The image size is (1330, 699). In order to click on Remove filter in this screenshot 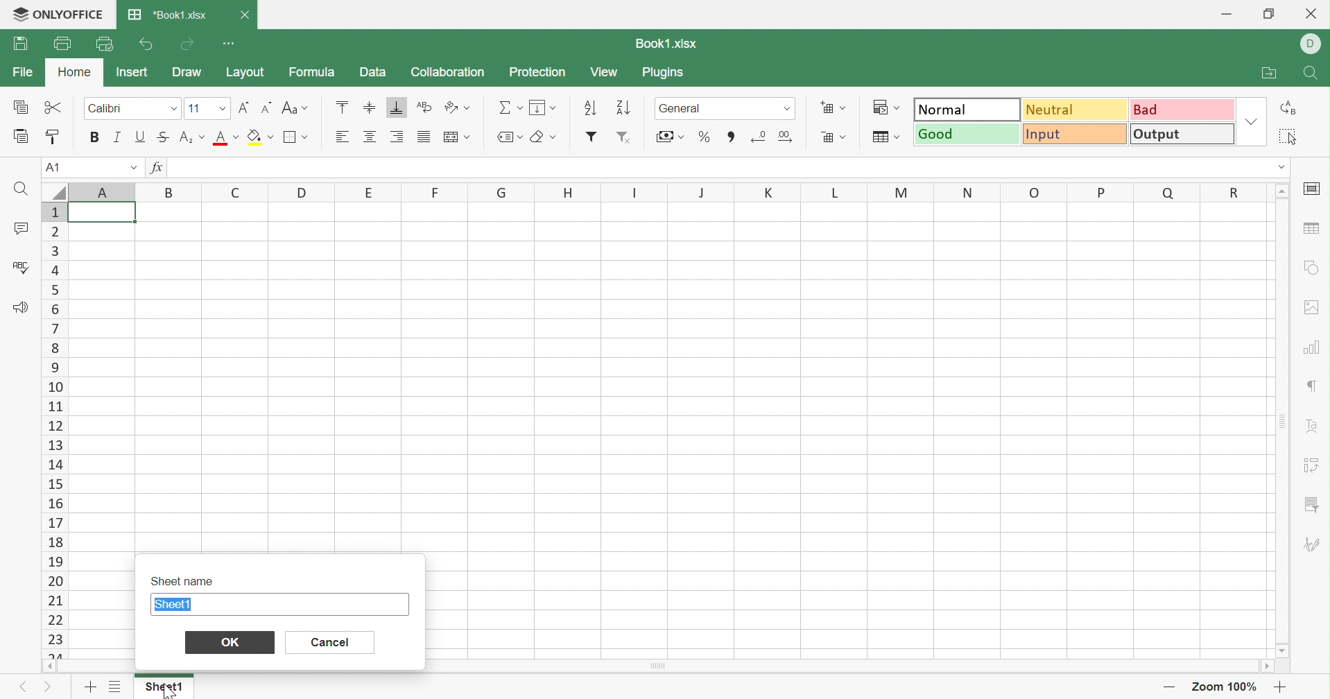, I will do `click(624, 137)`.